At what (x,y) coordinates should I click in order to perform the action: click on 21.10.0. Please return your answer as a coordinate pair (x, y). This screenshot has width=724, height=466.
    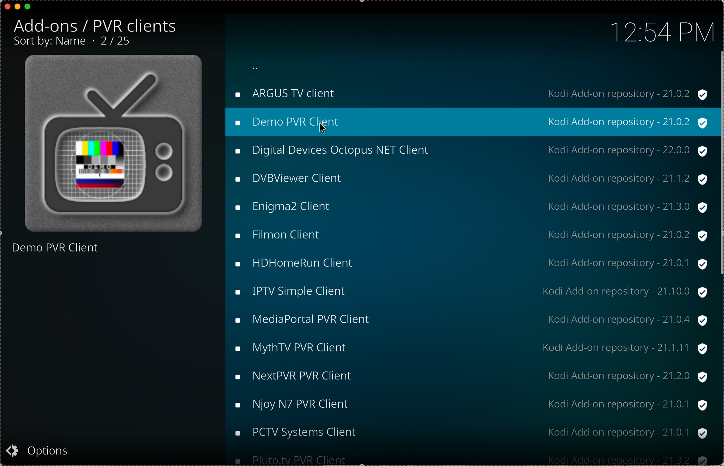
    Looking at the image, I should click on (675, 292).